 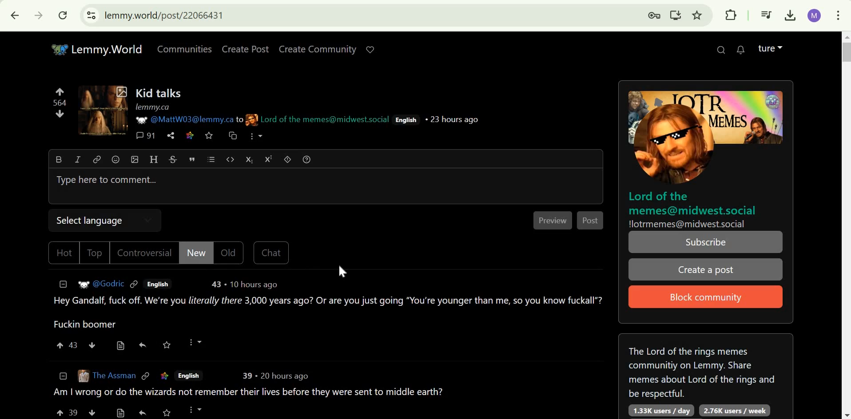 I want to click on New, so click(x=195, y=252).